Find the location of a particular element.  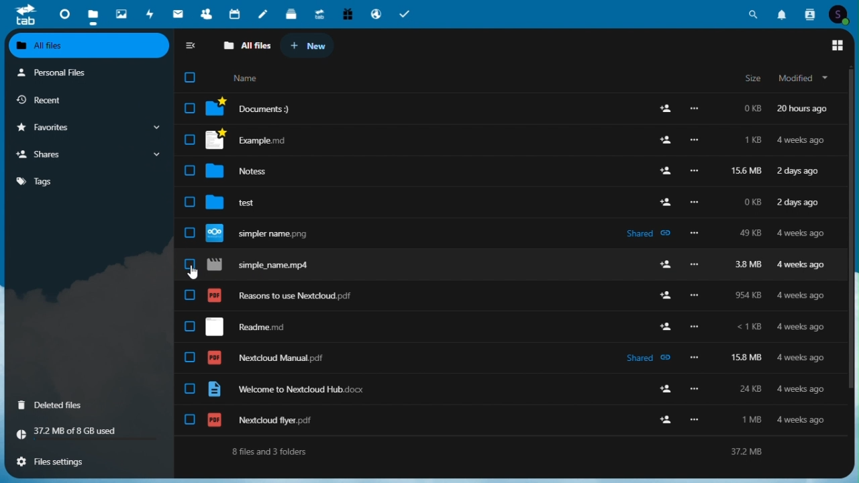

Files is located at coordinates (91, 14).